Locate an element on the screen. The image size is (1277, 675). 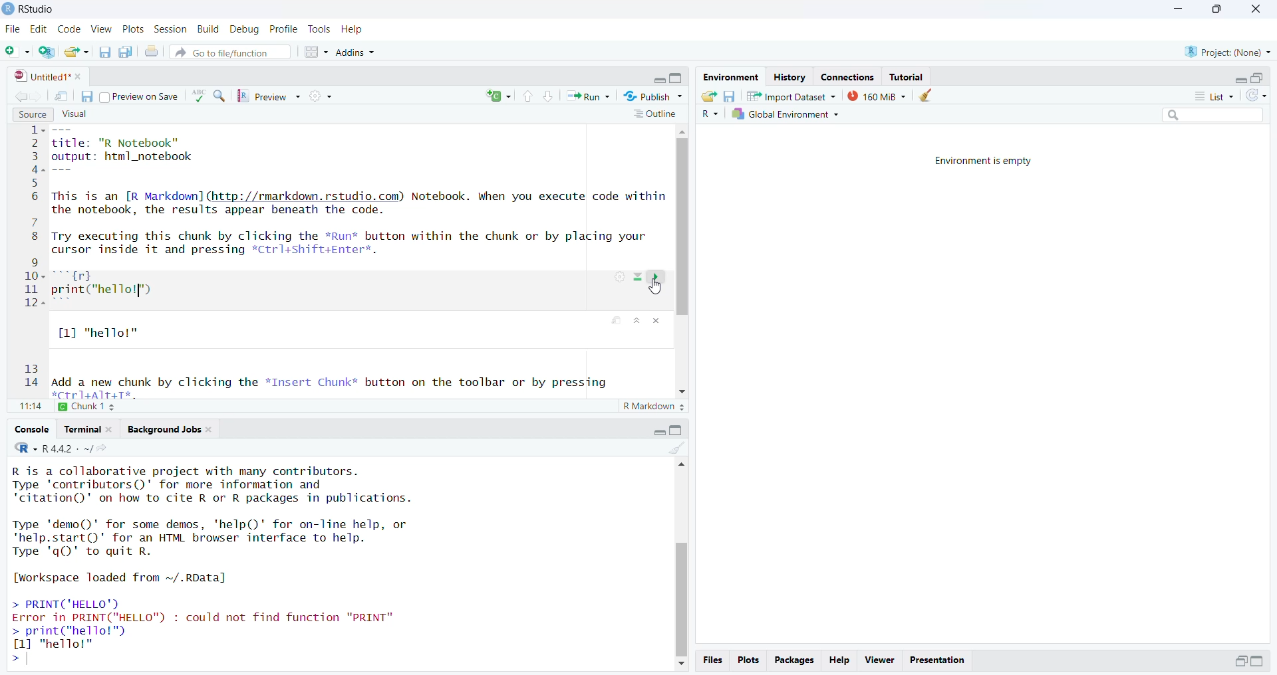
compile report is located at coordinates (323, 95).